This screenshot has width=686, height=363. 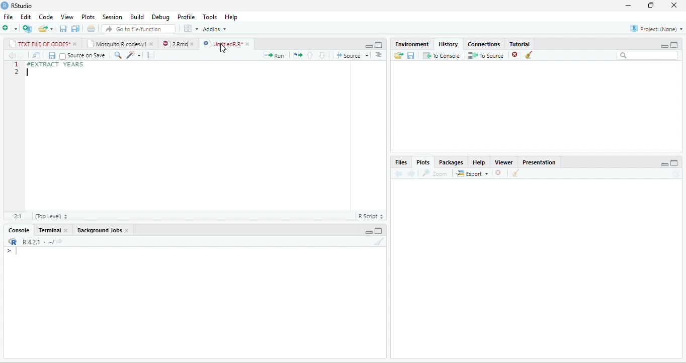 I want to click on line numbering, so click(x=16, y=68).